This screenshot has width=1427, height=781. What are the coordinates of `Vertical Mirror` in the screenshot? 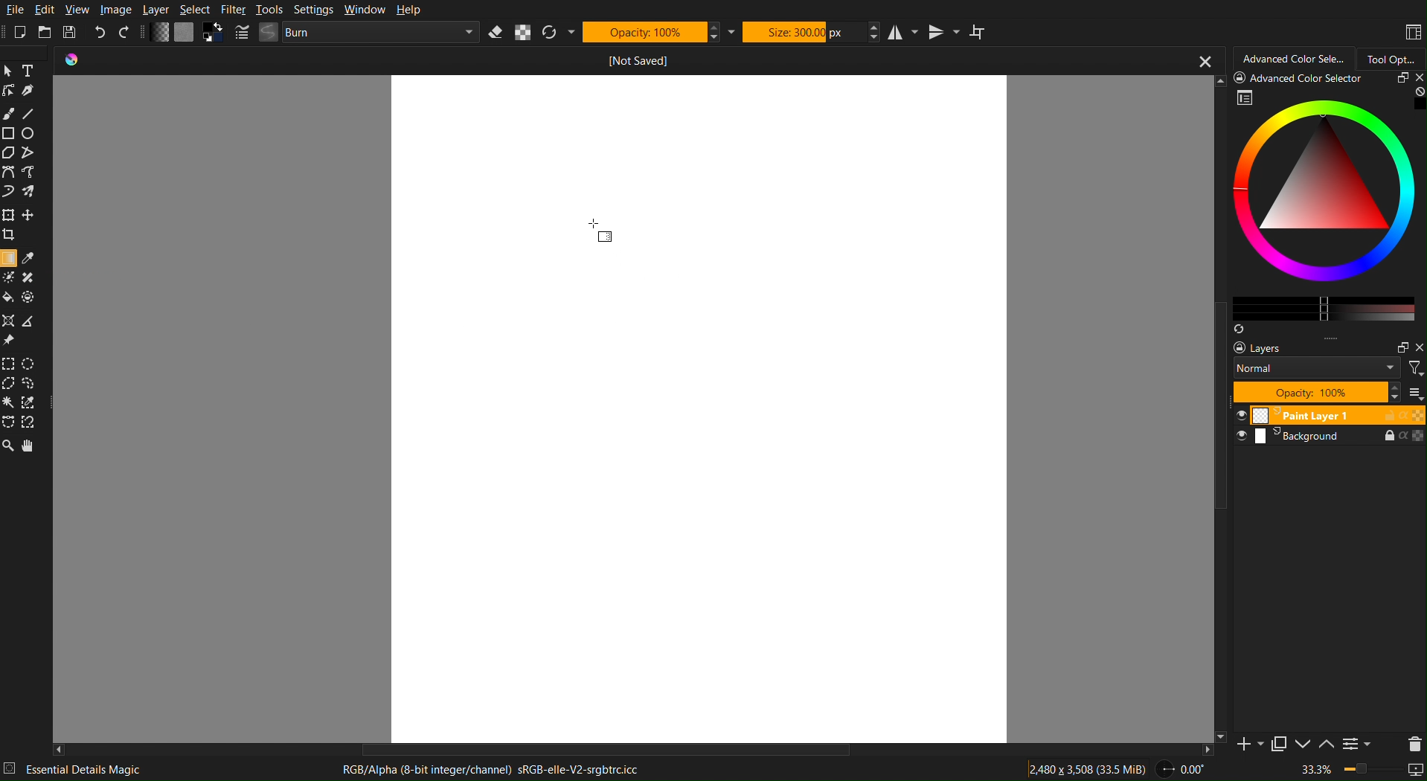 It's located at (943, 30).